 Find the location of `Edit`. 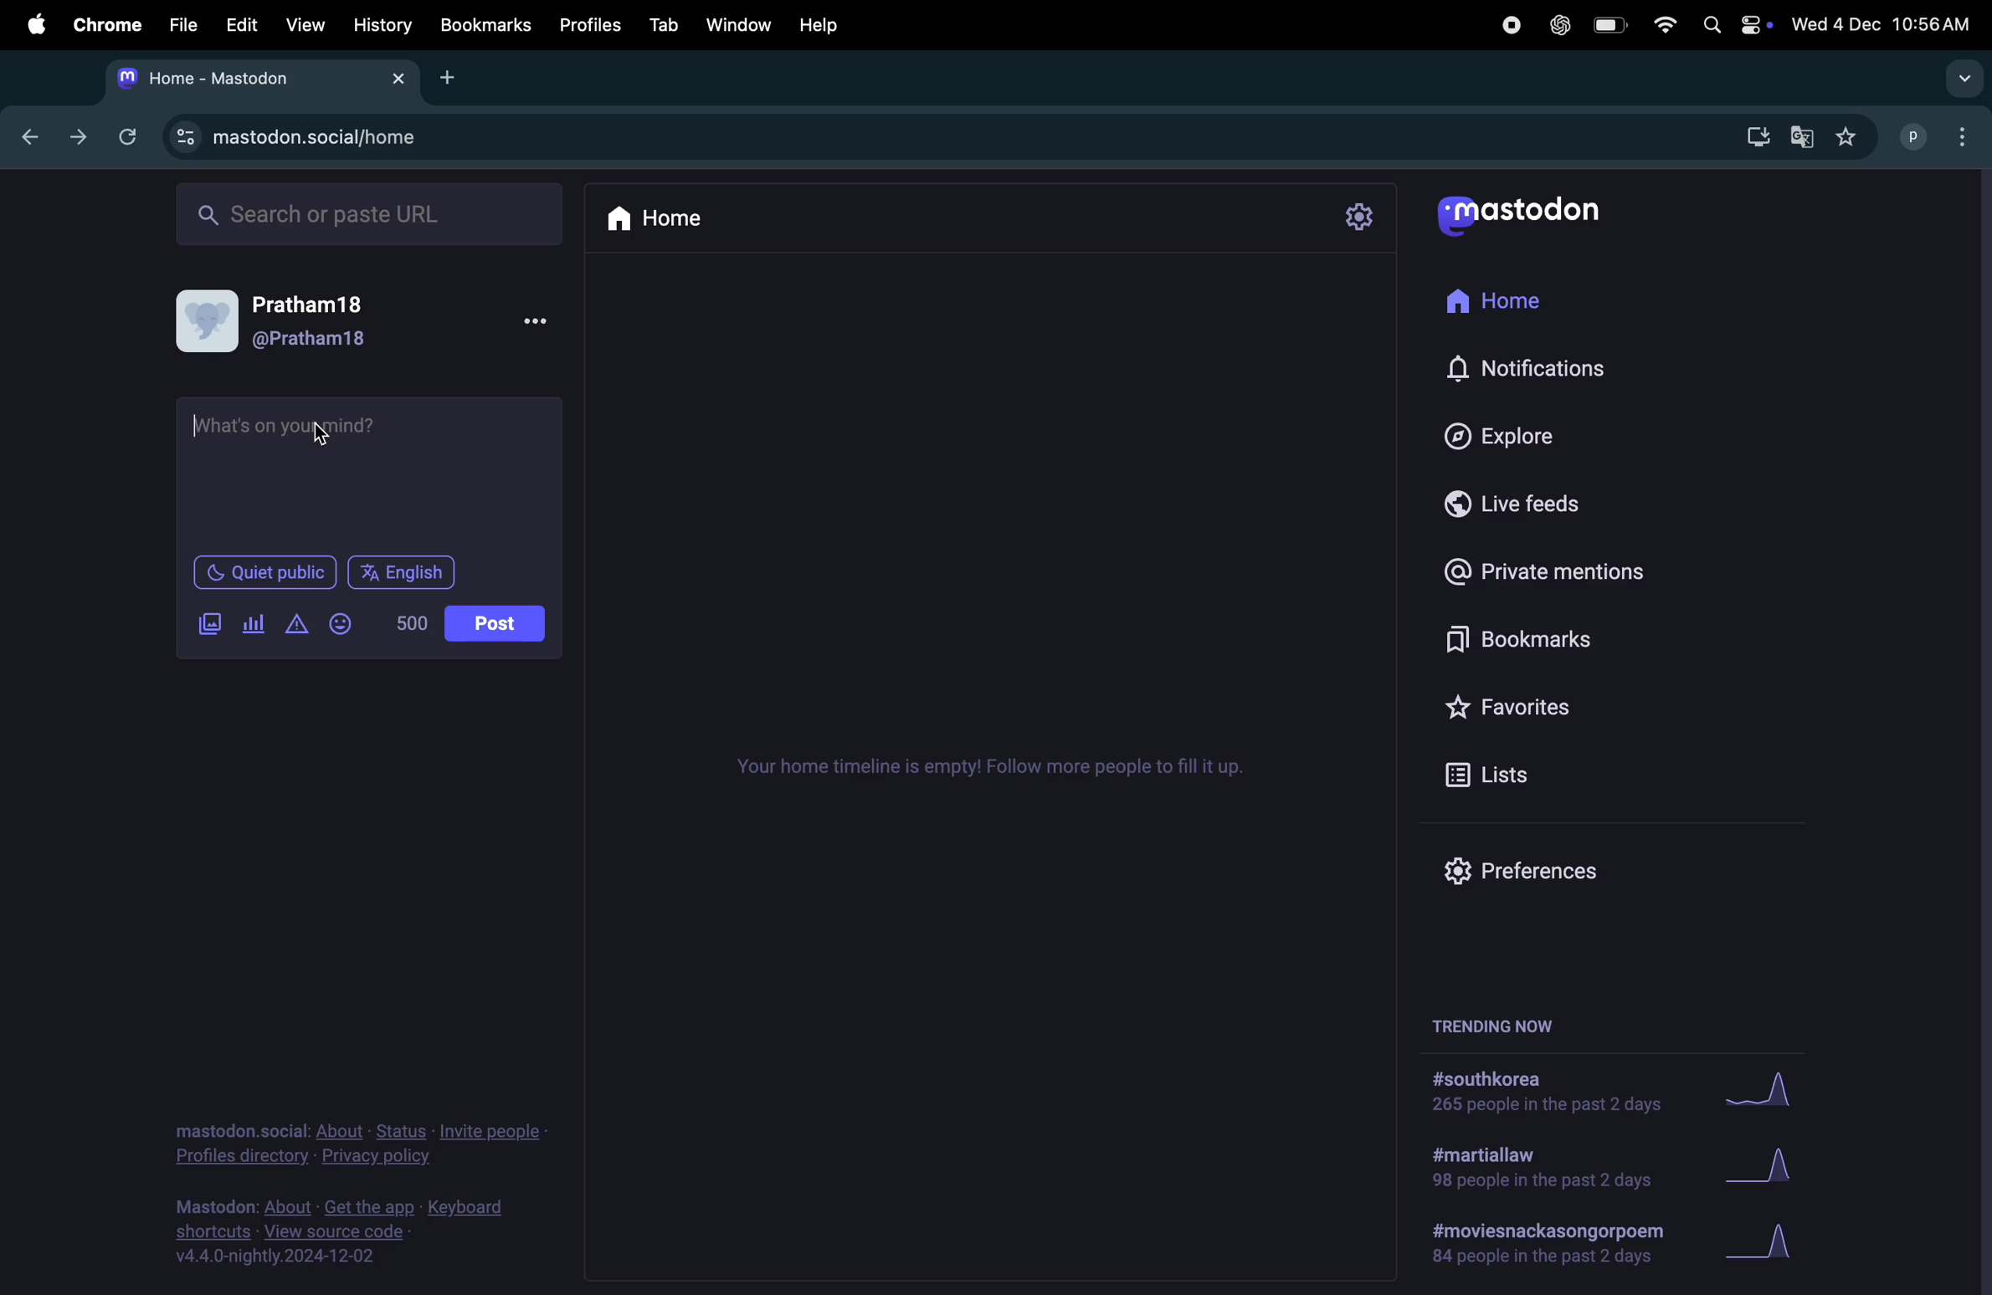

Edit is located at coordinates (244, 23).